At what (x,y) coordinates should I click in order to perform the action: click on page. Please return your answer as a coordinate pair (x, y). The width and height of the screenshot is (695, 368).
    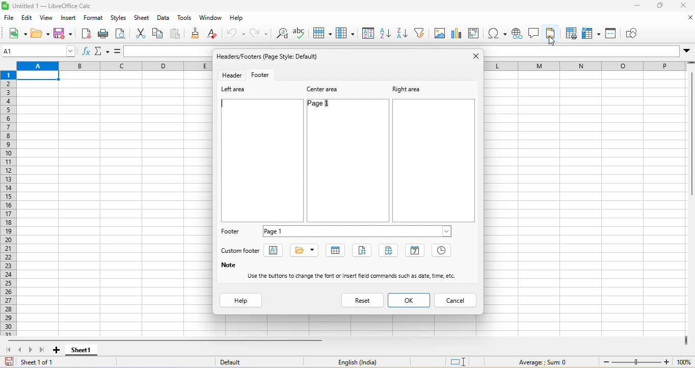
    Looking at the image, I should click on (364, 250).